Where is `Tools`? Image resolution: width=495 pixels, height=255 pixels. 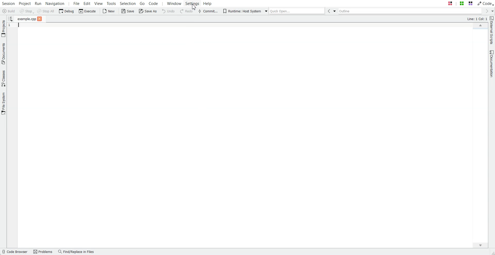 Tools is located at coordinates (111, 3).